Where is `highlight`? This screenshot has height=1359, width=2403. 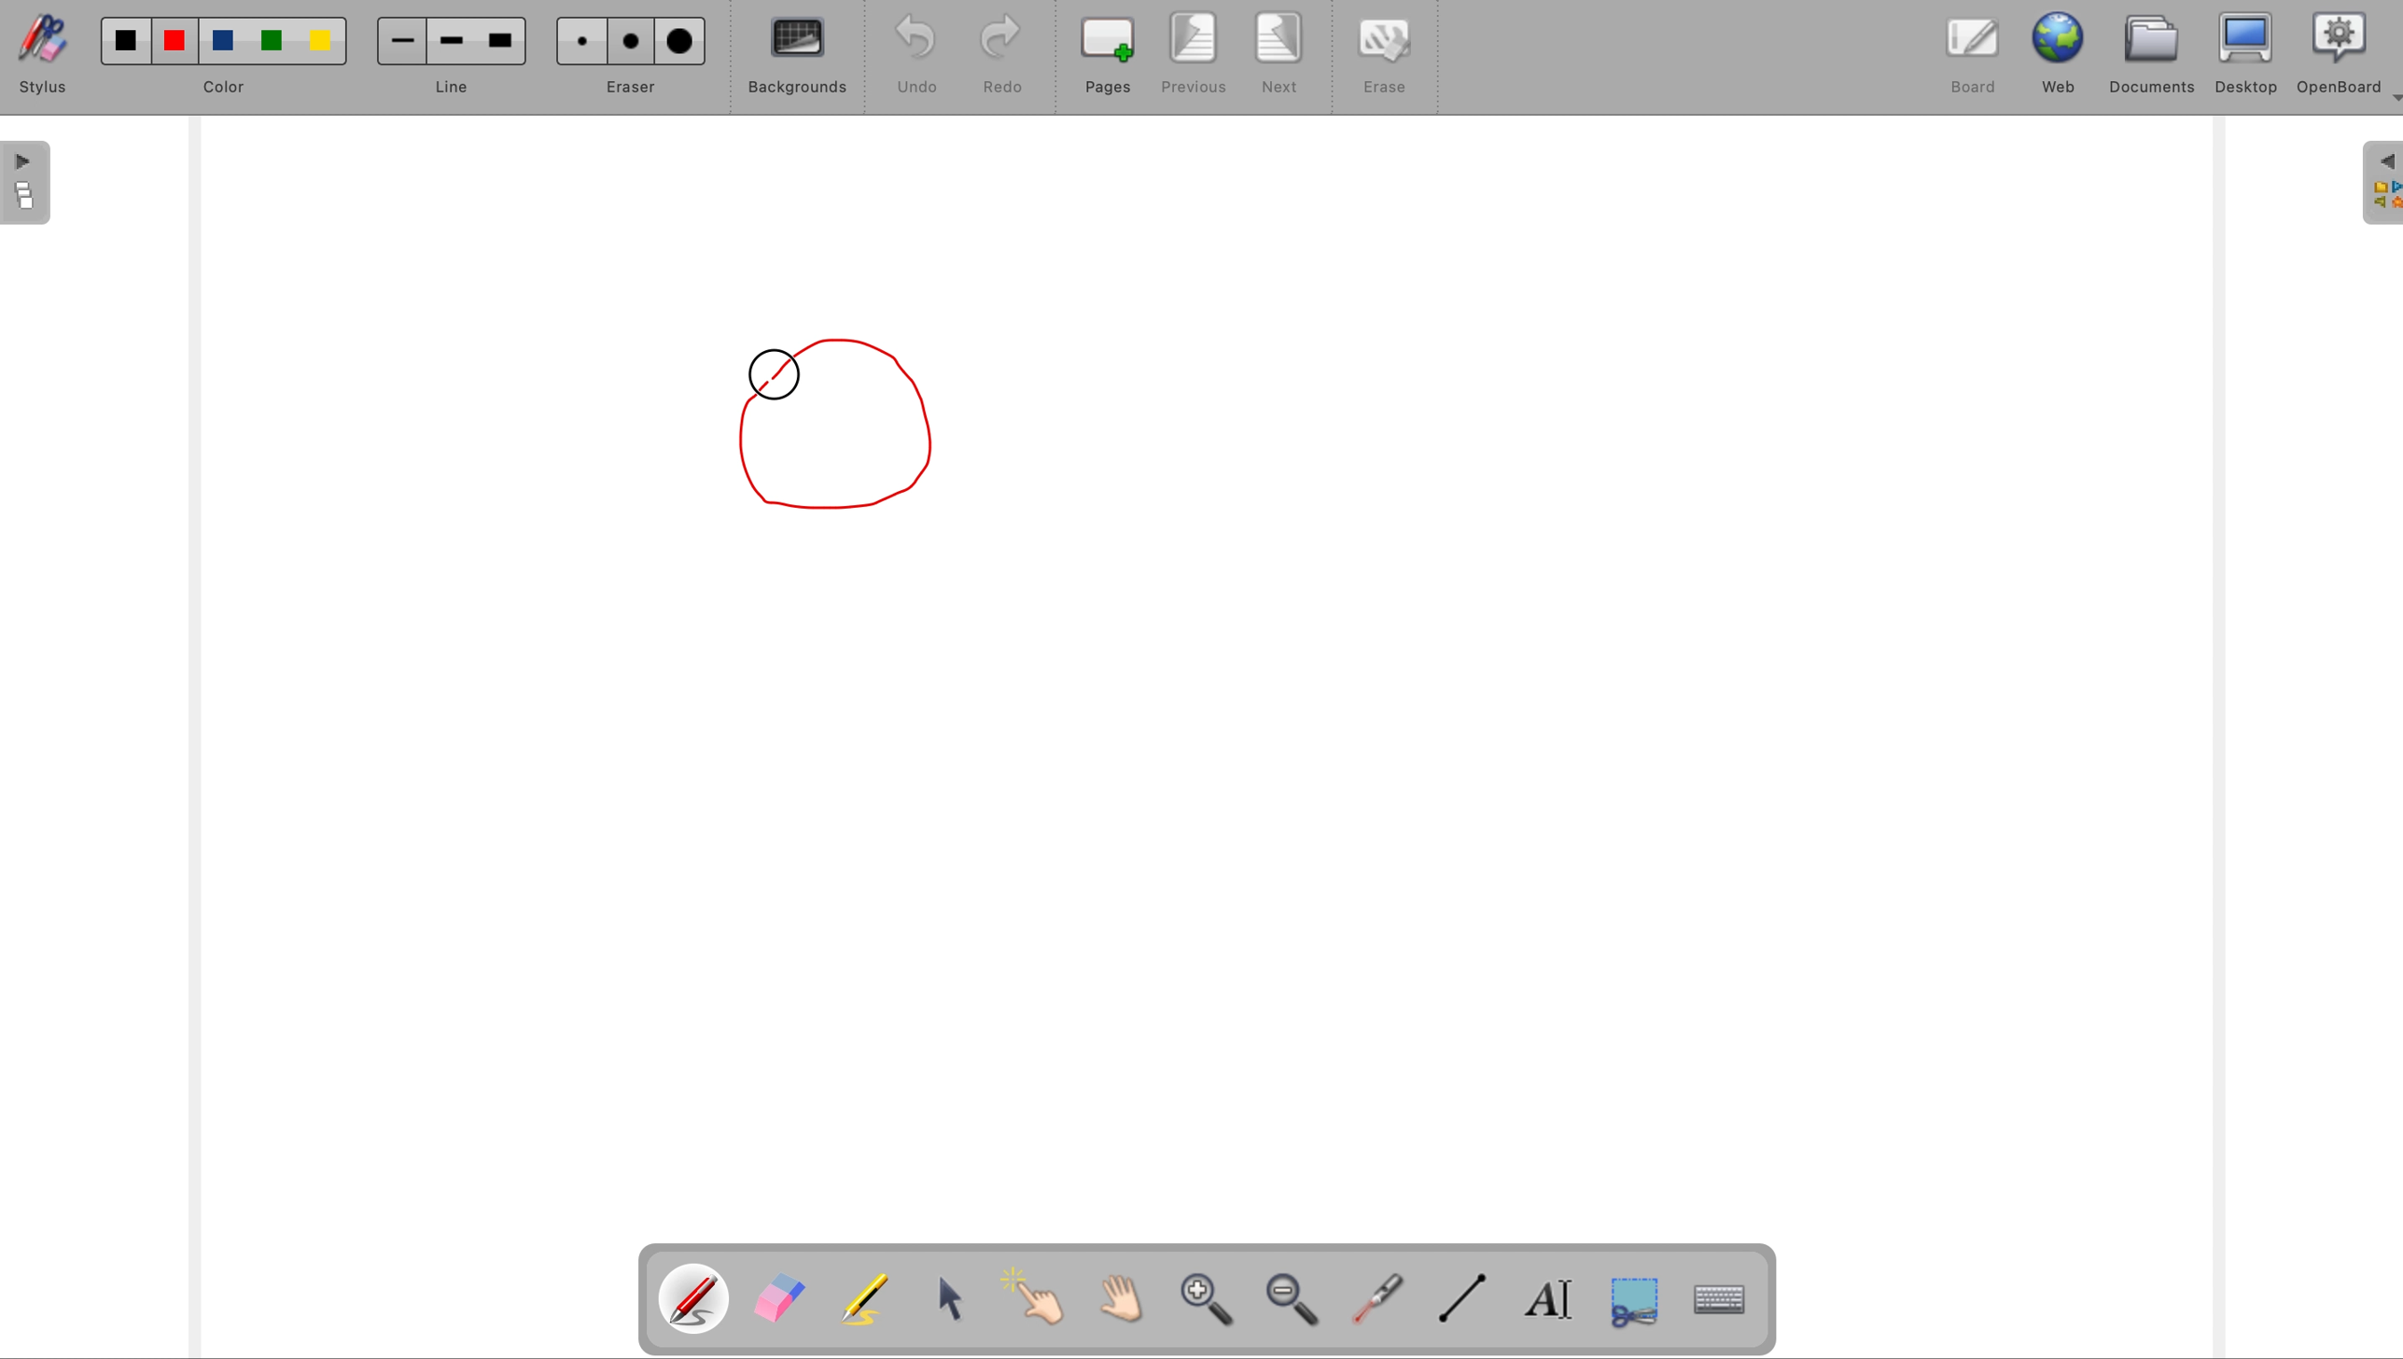
highlight is located at coordinates (869, 1296).